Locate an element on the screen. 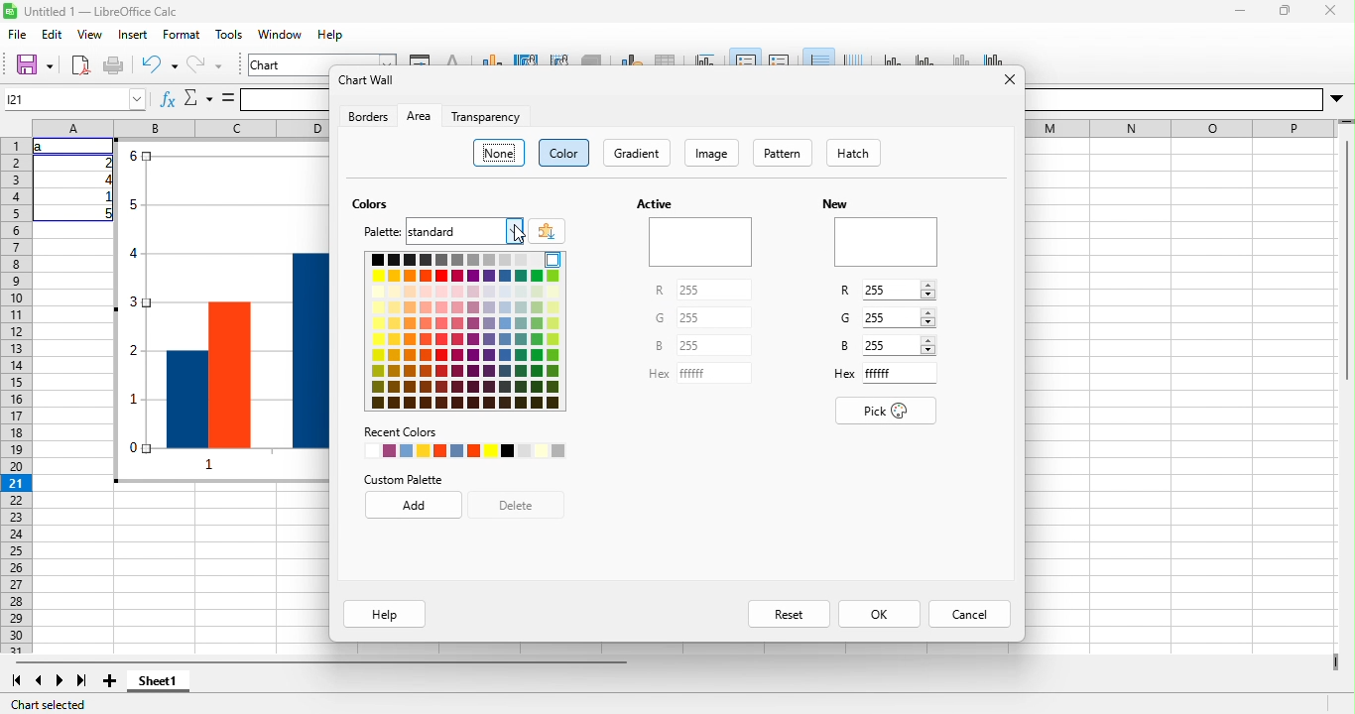 This screenshot has height=714, width=1355. Input for palette is located at coordinates (465, 231).